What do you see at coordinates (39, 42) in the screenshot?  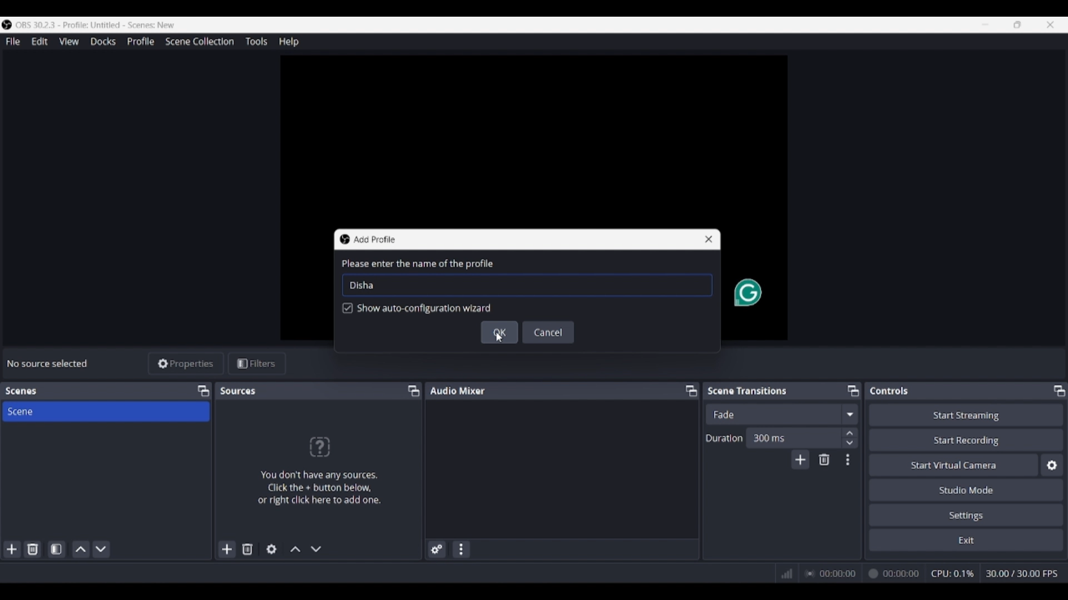 I see `Edit menu` at bounding box center [39, 42].